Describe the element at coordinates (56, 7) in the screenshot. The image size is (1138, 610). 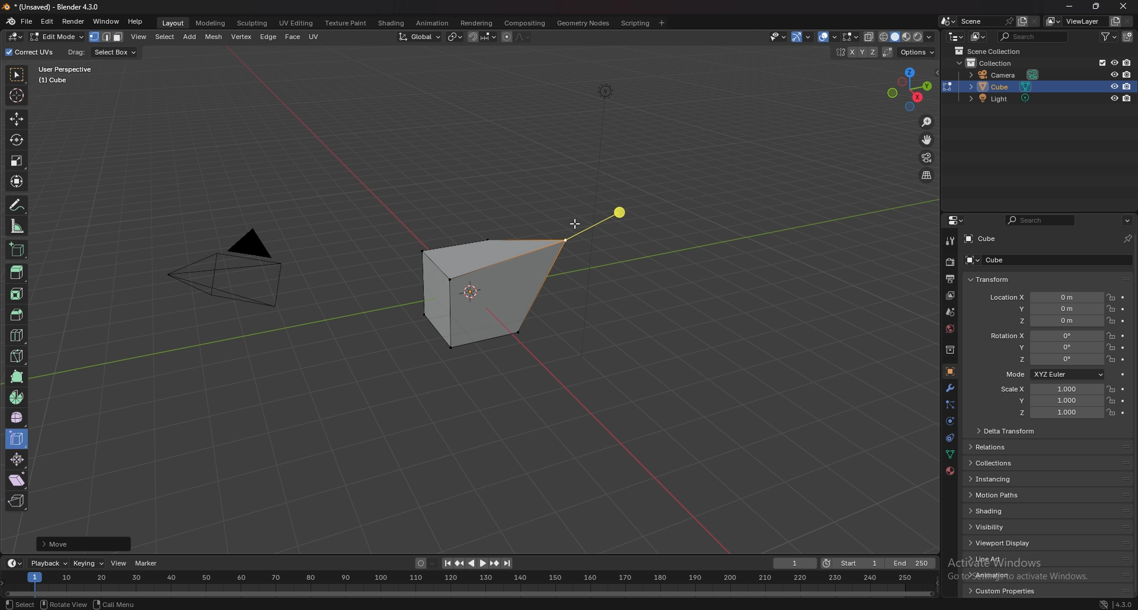
I see `title` at that location.